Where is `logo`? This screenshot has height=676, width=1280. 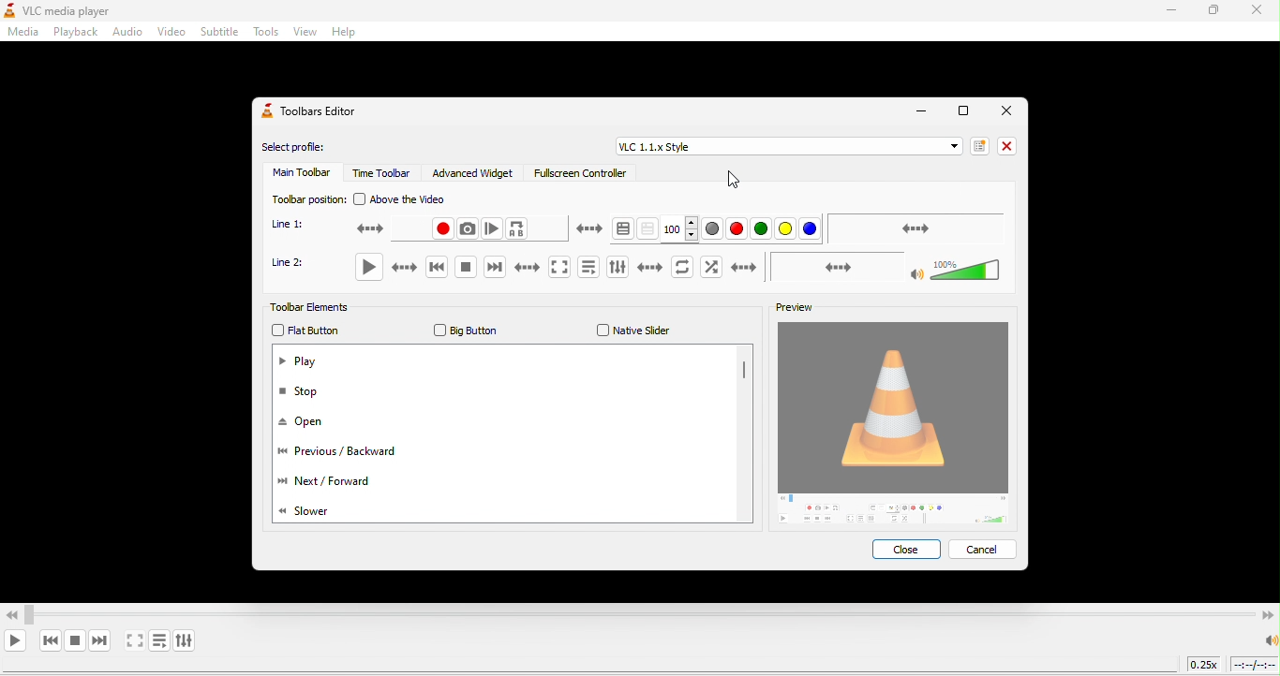
logo is located at coordinates (8, 11).